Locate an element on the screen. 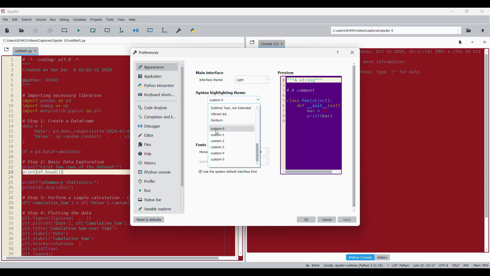 Image resolution: width=490 pixels, height=276 pixels. Location options is located at coordinates (460, 30).